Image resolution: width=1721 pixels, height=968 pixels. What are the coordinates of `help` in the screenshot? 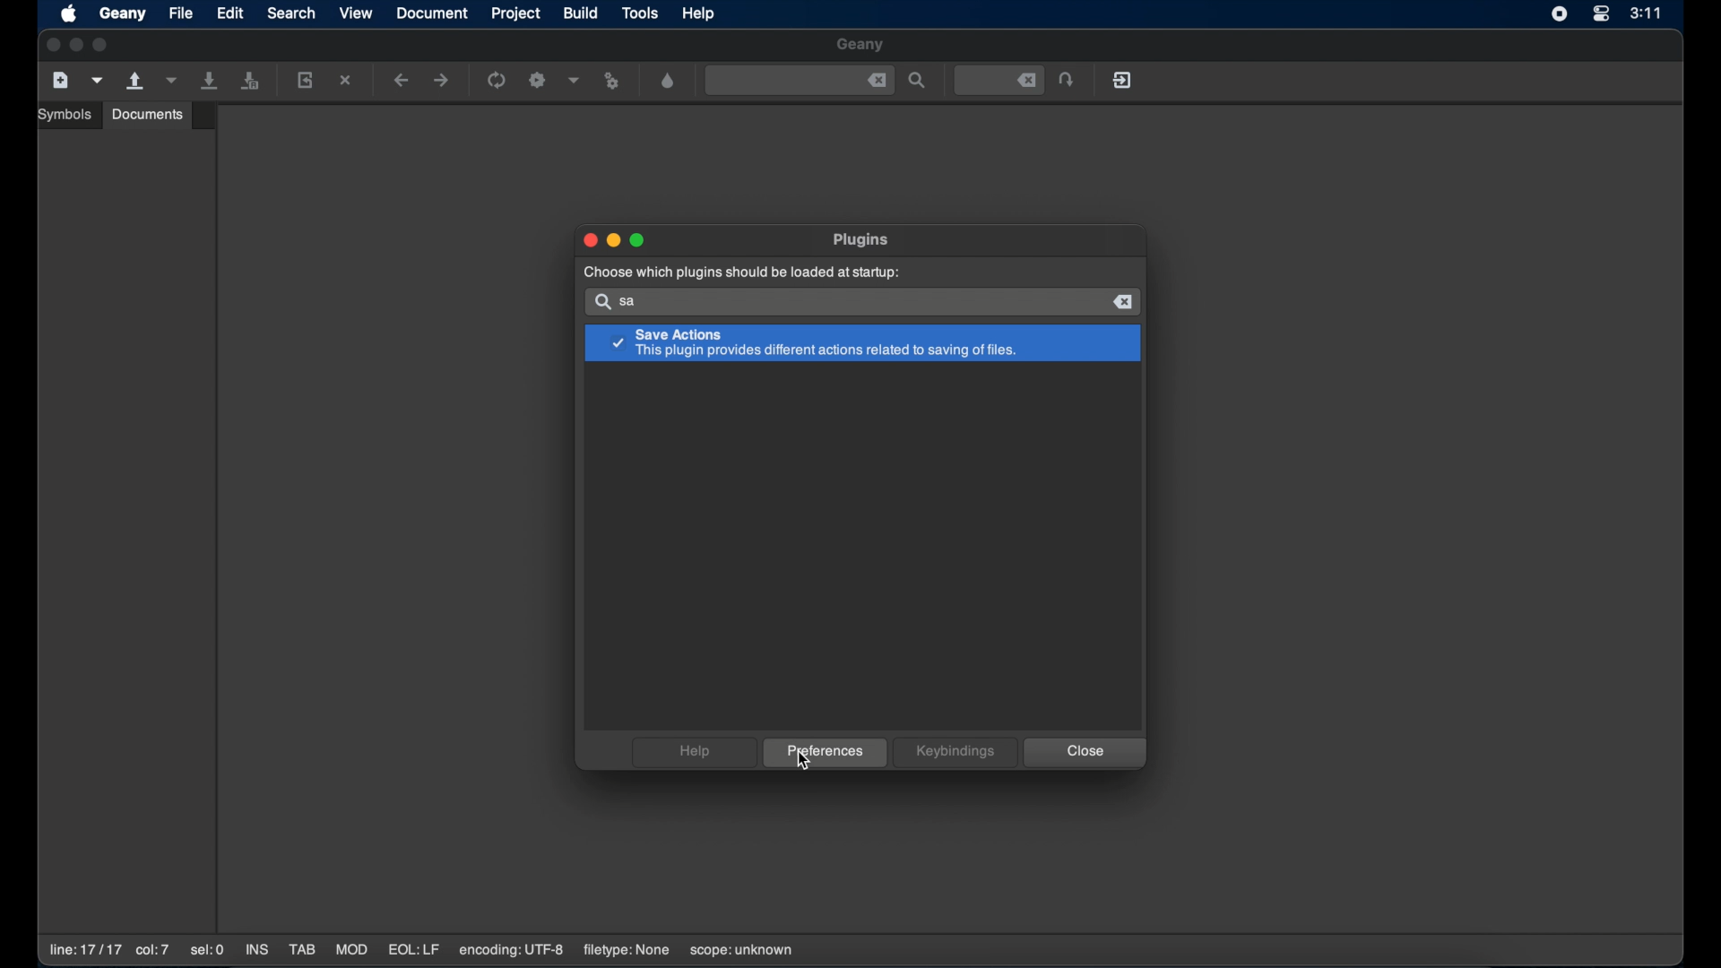 It's located at (700, 13).